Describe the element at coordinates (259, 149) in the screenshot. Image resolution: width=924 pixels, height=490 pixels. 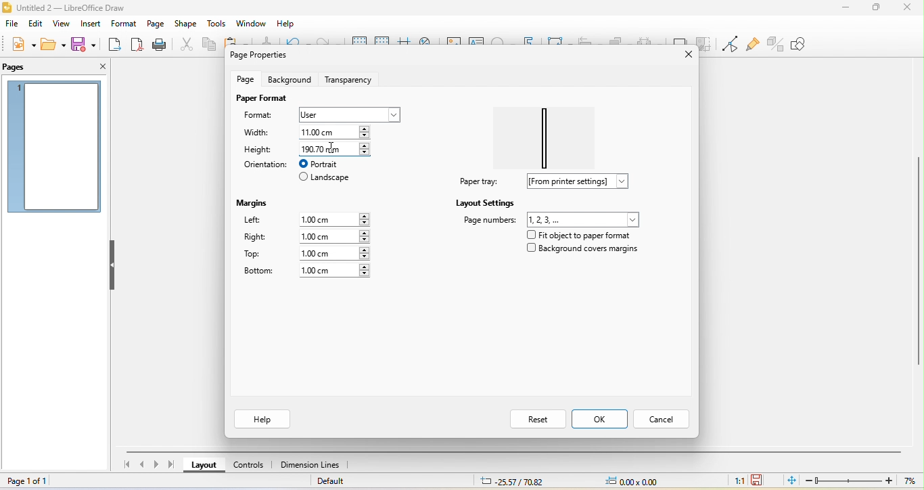
I see `height` at that location.